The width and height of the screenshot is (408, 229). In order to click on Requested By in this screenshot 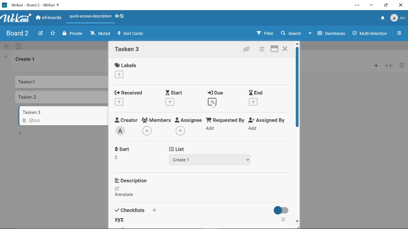, I will do `click(224, 119)`.